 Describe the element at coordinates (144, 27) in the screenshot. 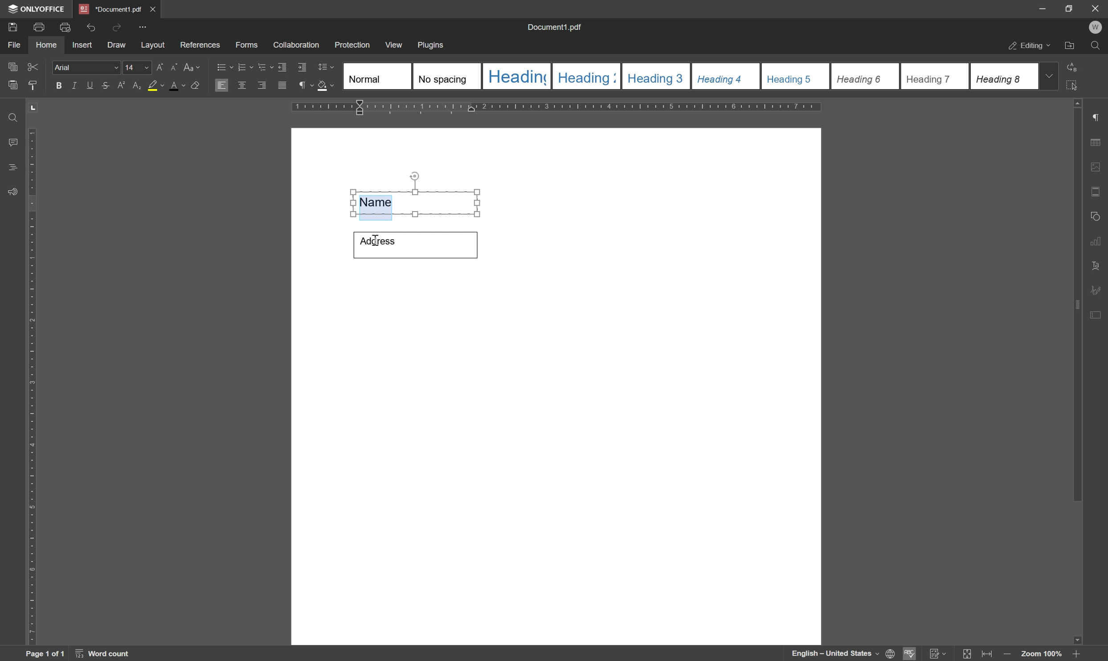

I see `customize quick access toolbar` at that location.